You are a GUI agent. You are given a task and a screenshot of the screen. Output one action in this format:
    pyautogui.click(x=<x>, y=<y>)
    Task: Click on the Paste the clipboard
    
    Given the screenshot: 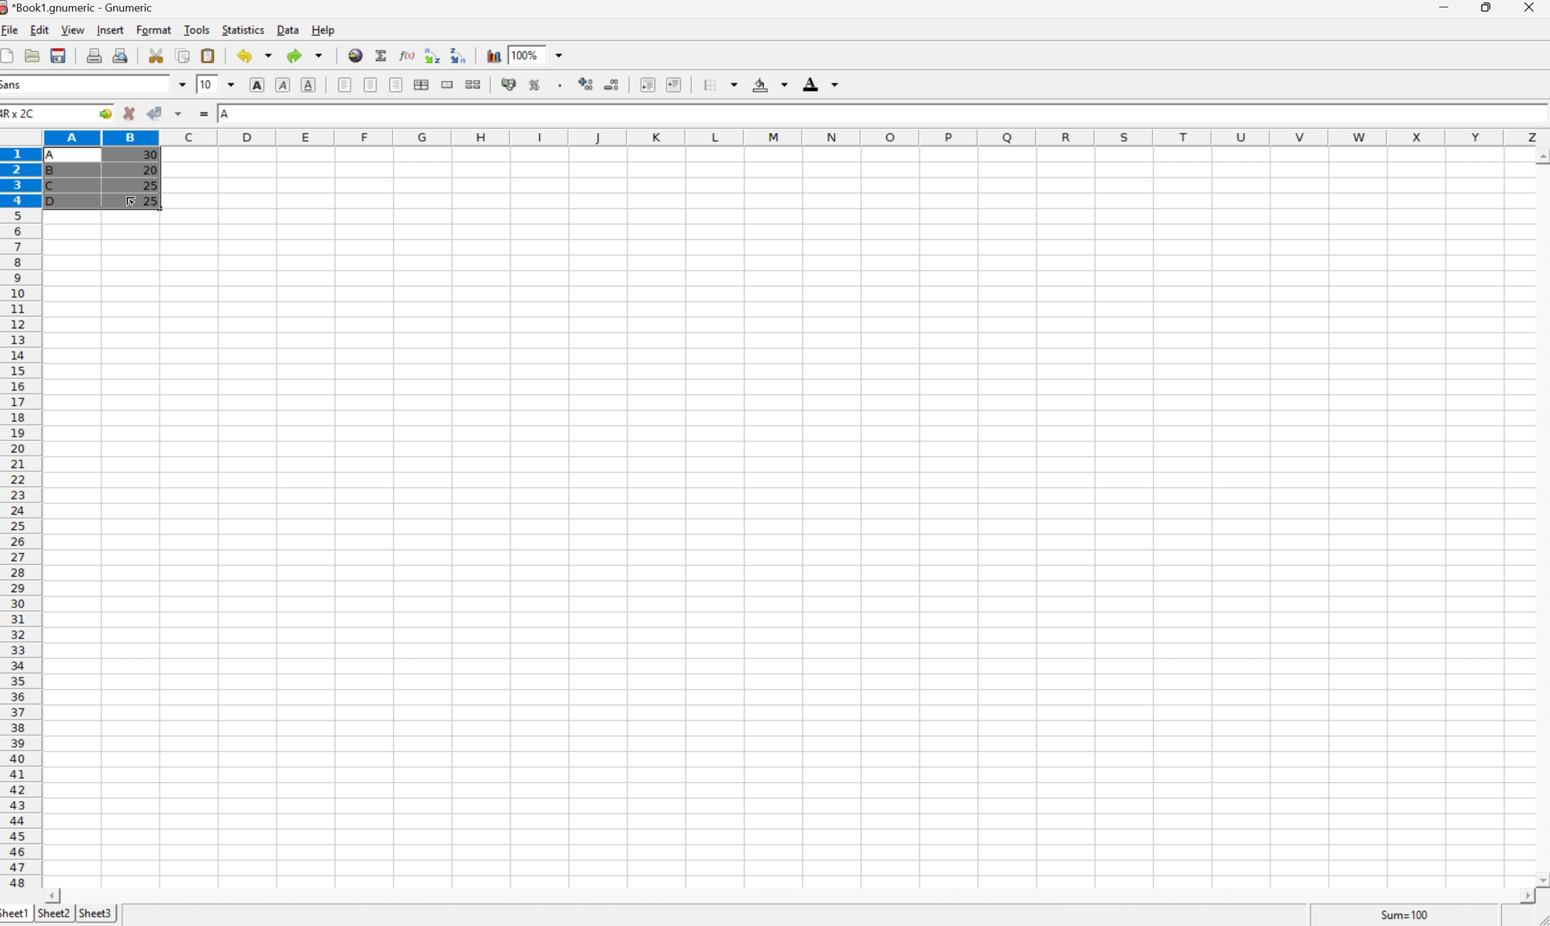 What is the action you would take?
    pyautogui.click(x=207, y=56)
    